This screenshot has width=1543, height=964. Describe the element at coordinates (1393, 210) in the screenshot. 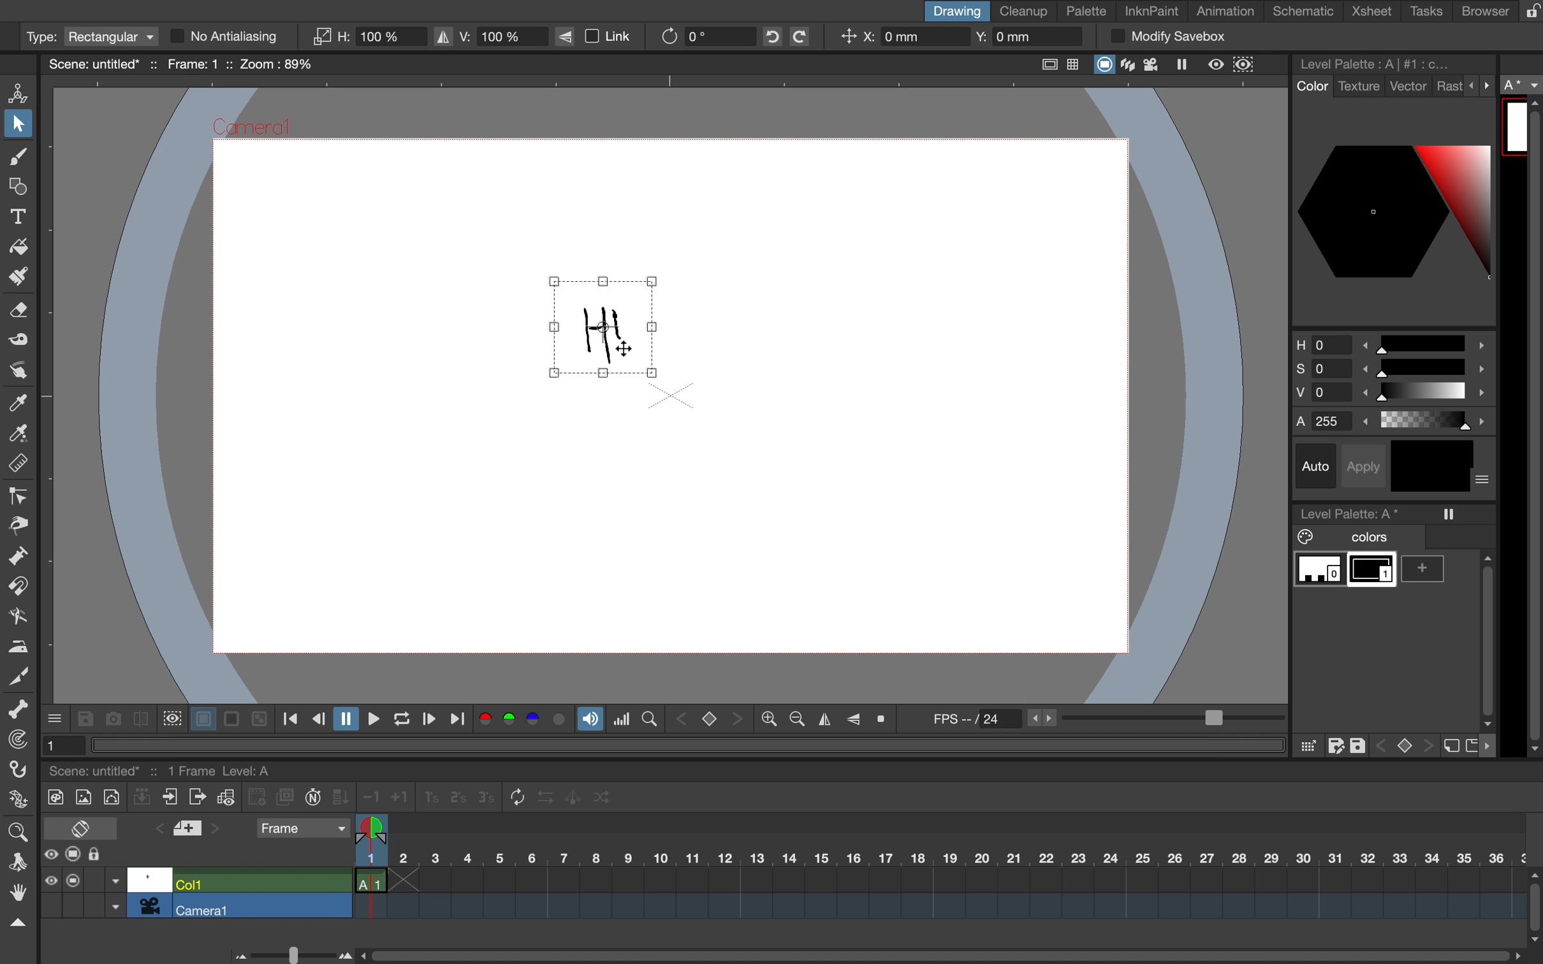

I see `color palettes` at that location.